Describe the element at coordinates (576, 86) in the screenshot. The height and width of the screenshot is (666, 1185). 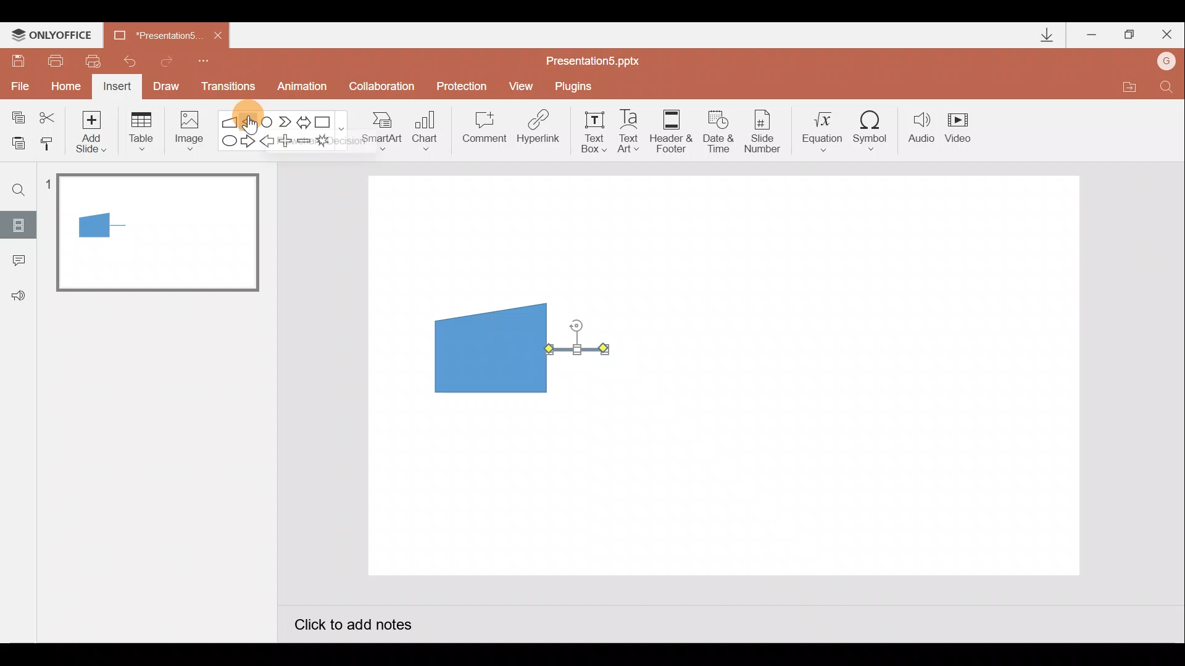
I see `Plugins` at that location.